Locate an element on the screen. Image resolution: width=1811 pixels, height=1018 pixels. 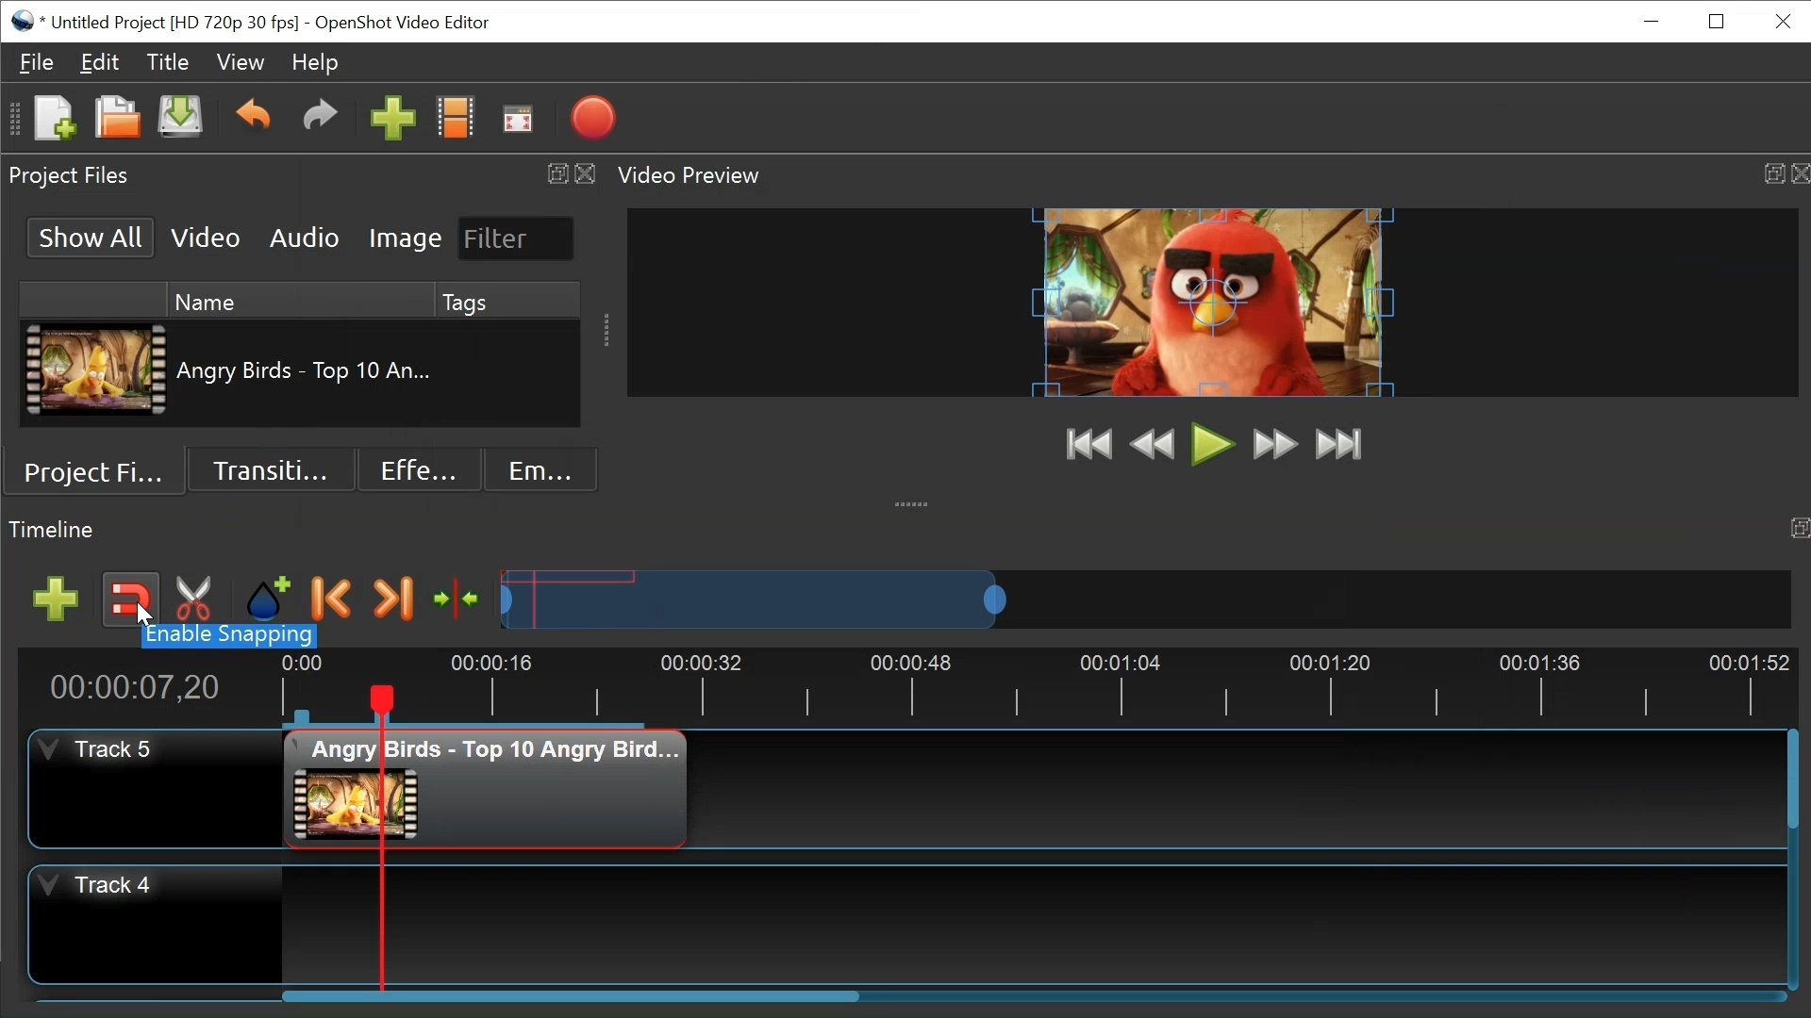
Jump to Start is located at coordinates (1088, 444).